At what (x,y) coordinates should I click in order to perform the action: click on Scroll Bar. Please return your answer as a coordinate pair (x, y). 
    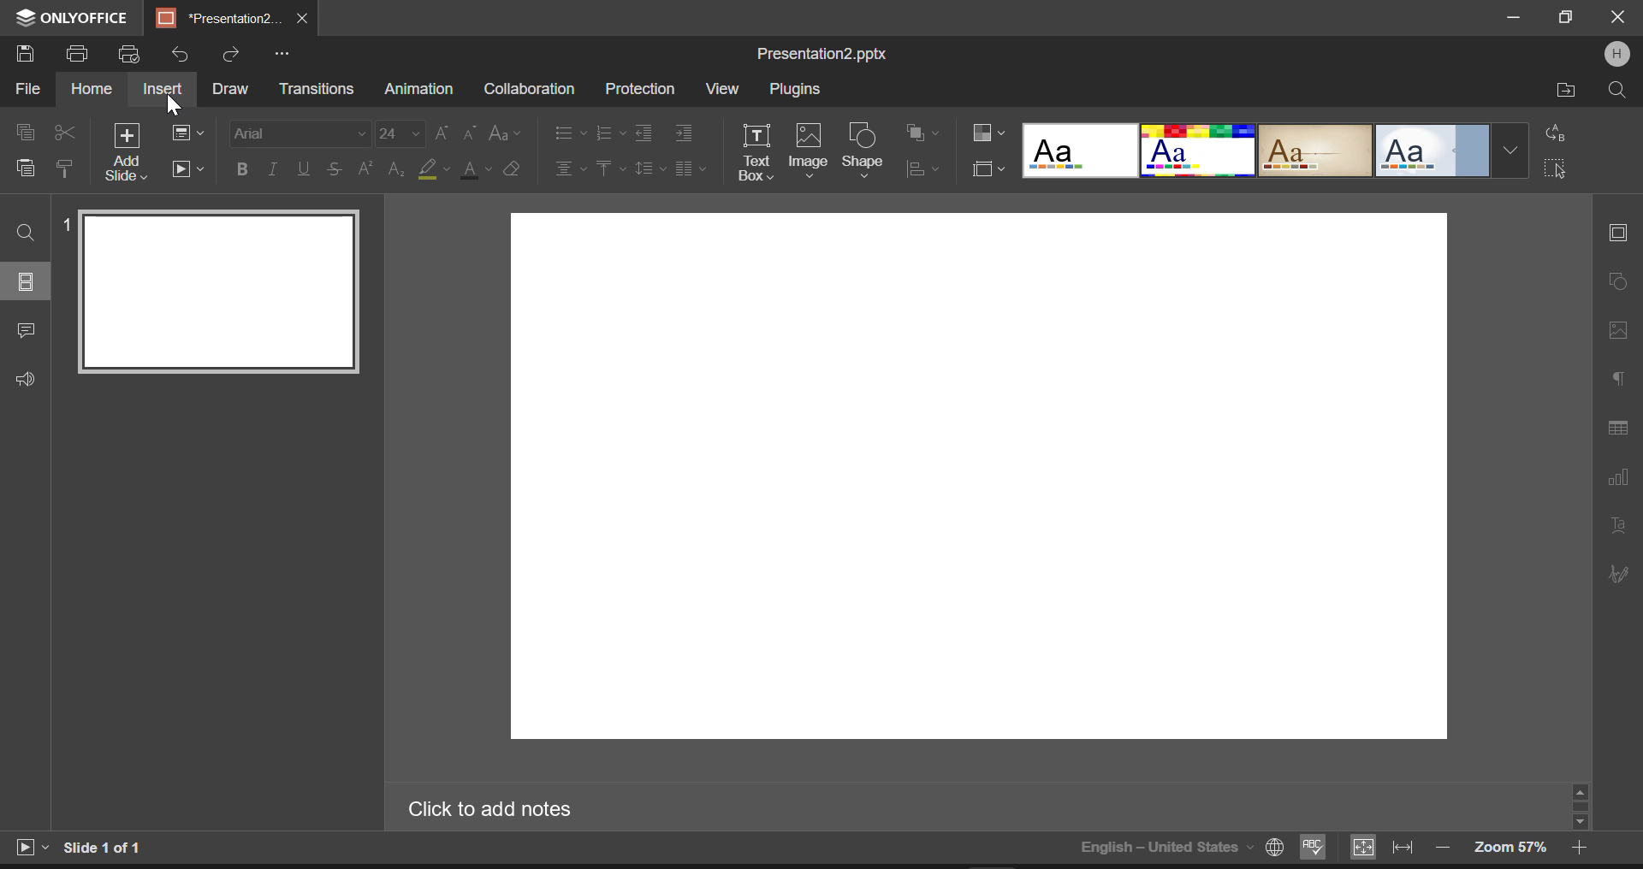
    Looking at the image, I should click on (1581, 806).